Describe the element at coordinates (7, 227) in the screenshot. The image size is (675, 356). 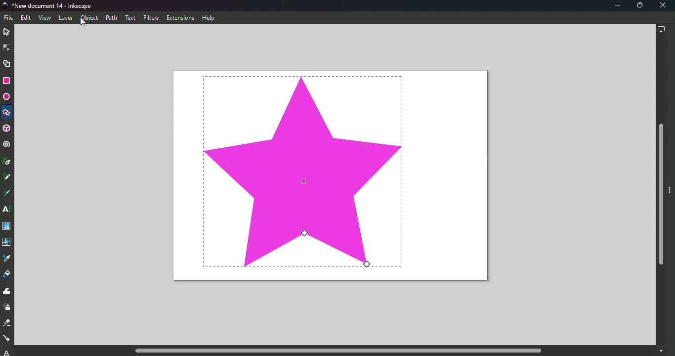
I see `Gradient tool` at that location.